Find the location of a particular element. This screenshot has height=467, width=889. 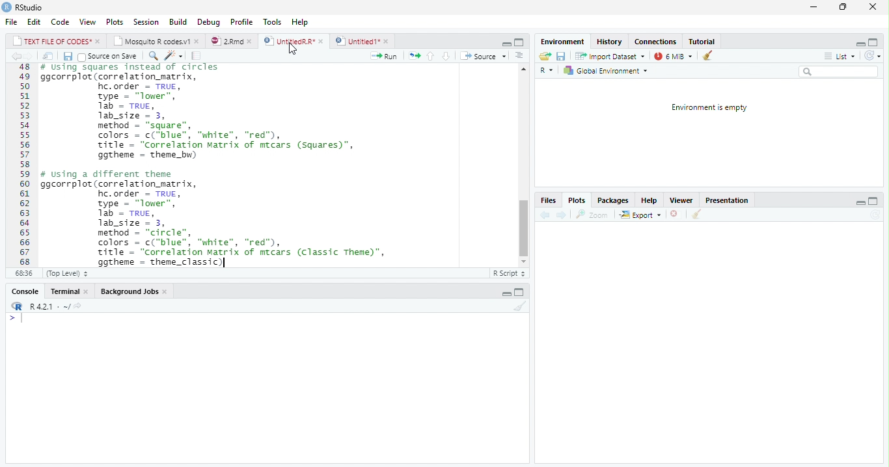

re run the previous code is located at coordinates (413, 55).